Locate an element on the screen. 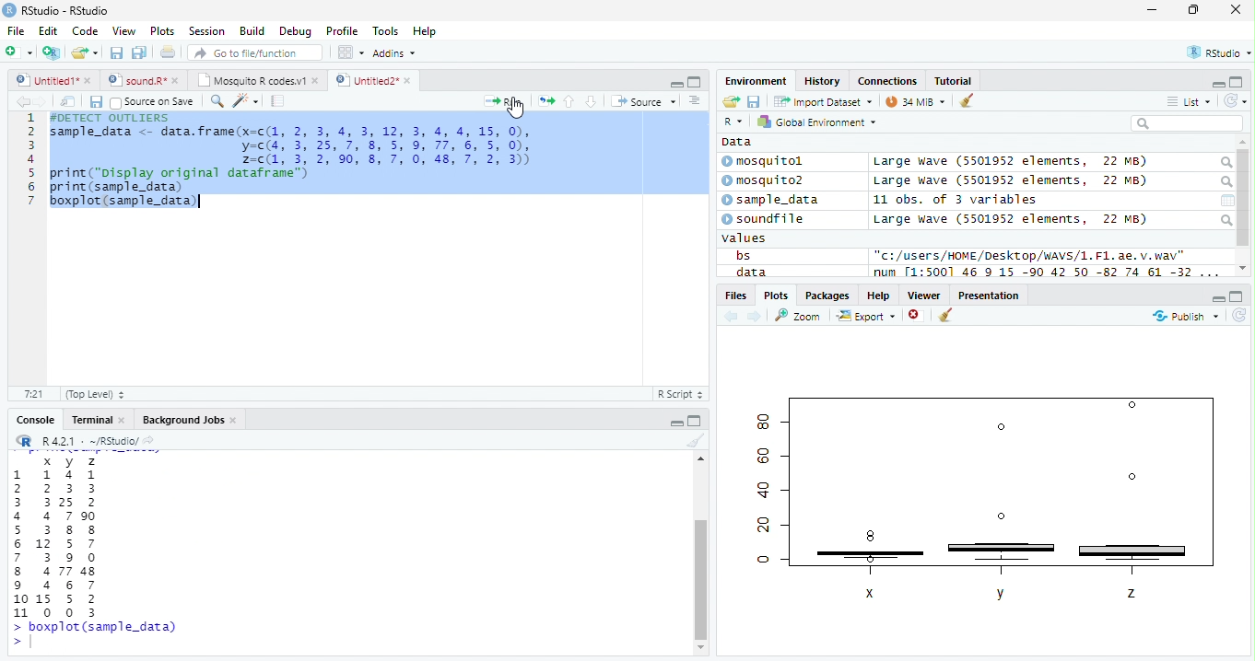 The height and width of the screenshot is (661, 1255). minimize is located at coordinates (676, 83).